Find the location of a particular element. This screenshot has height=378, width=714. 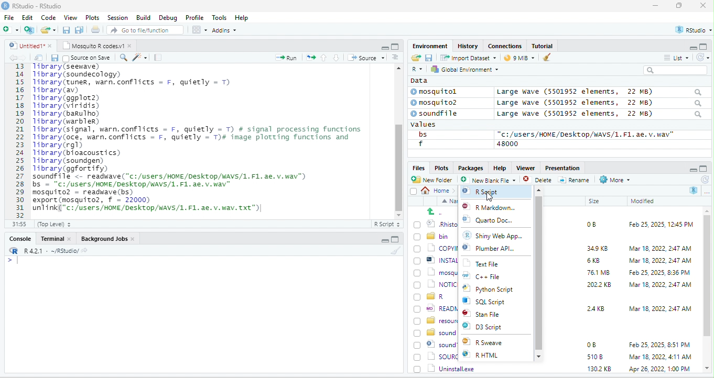

maximize is located at coordinates (705, 46).